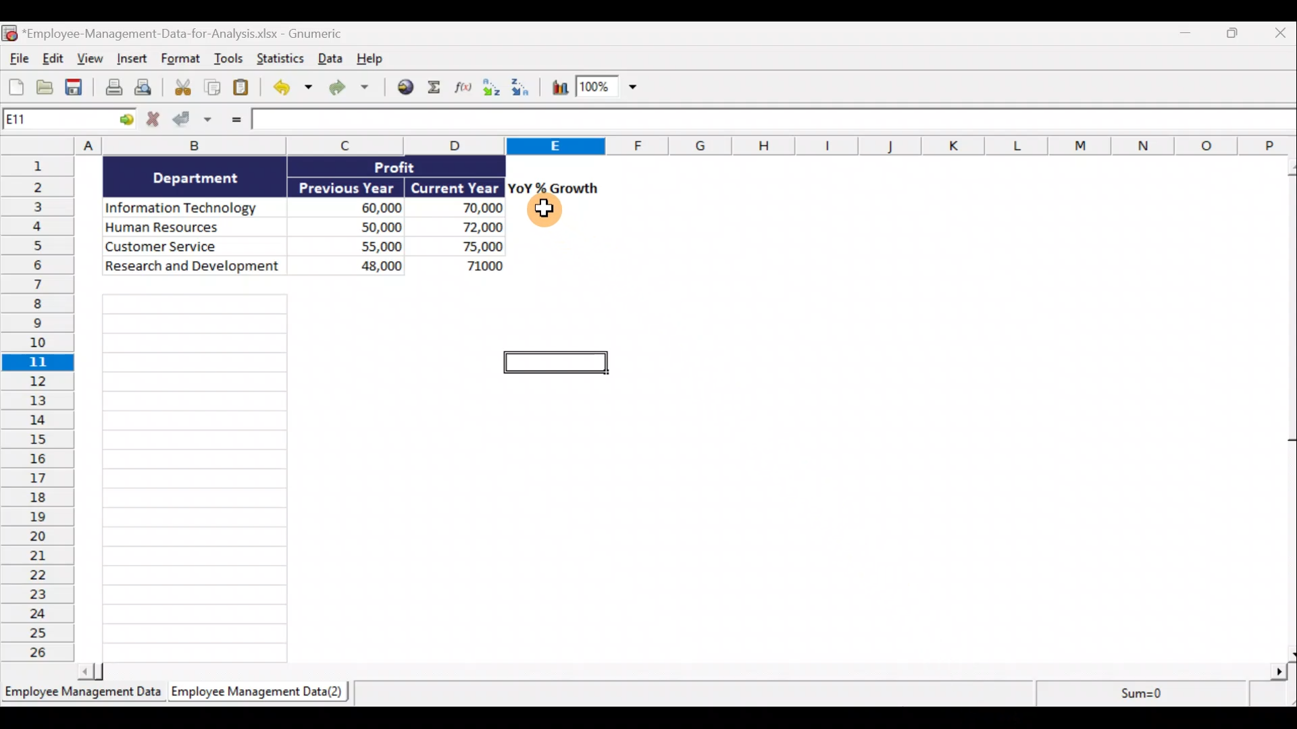 This screenshot has width=1297, height=729. Describe the element at coordinates (70, 122) in the screenshot. I see `Cell allocation` at that location.